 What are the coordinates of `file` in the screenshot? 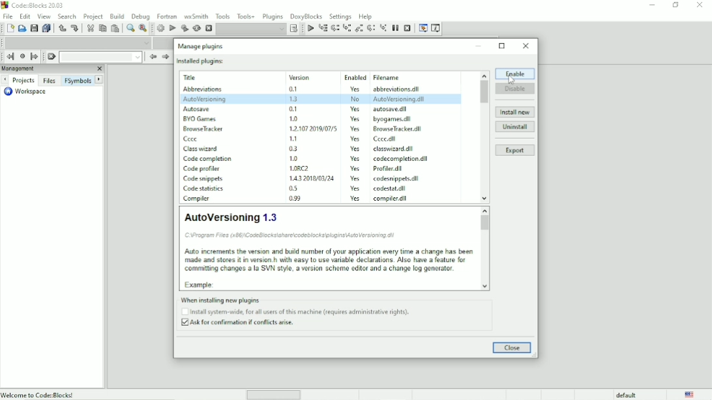 It's located at (393, 149).